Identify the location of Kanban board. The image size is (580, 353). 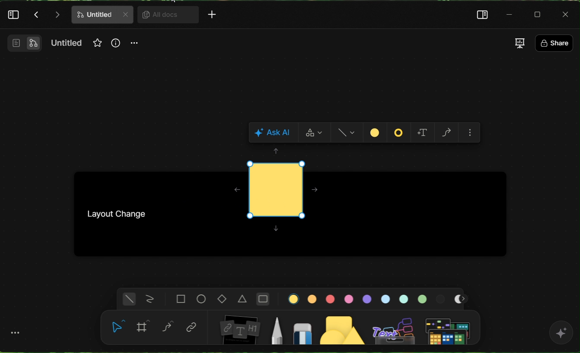
(128, 212).